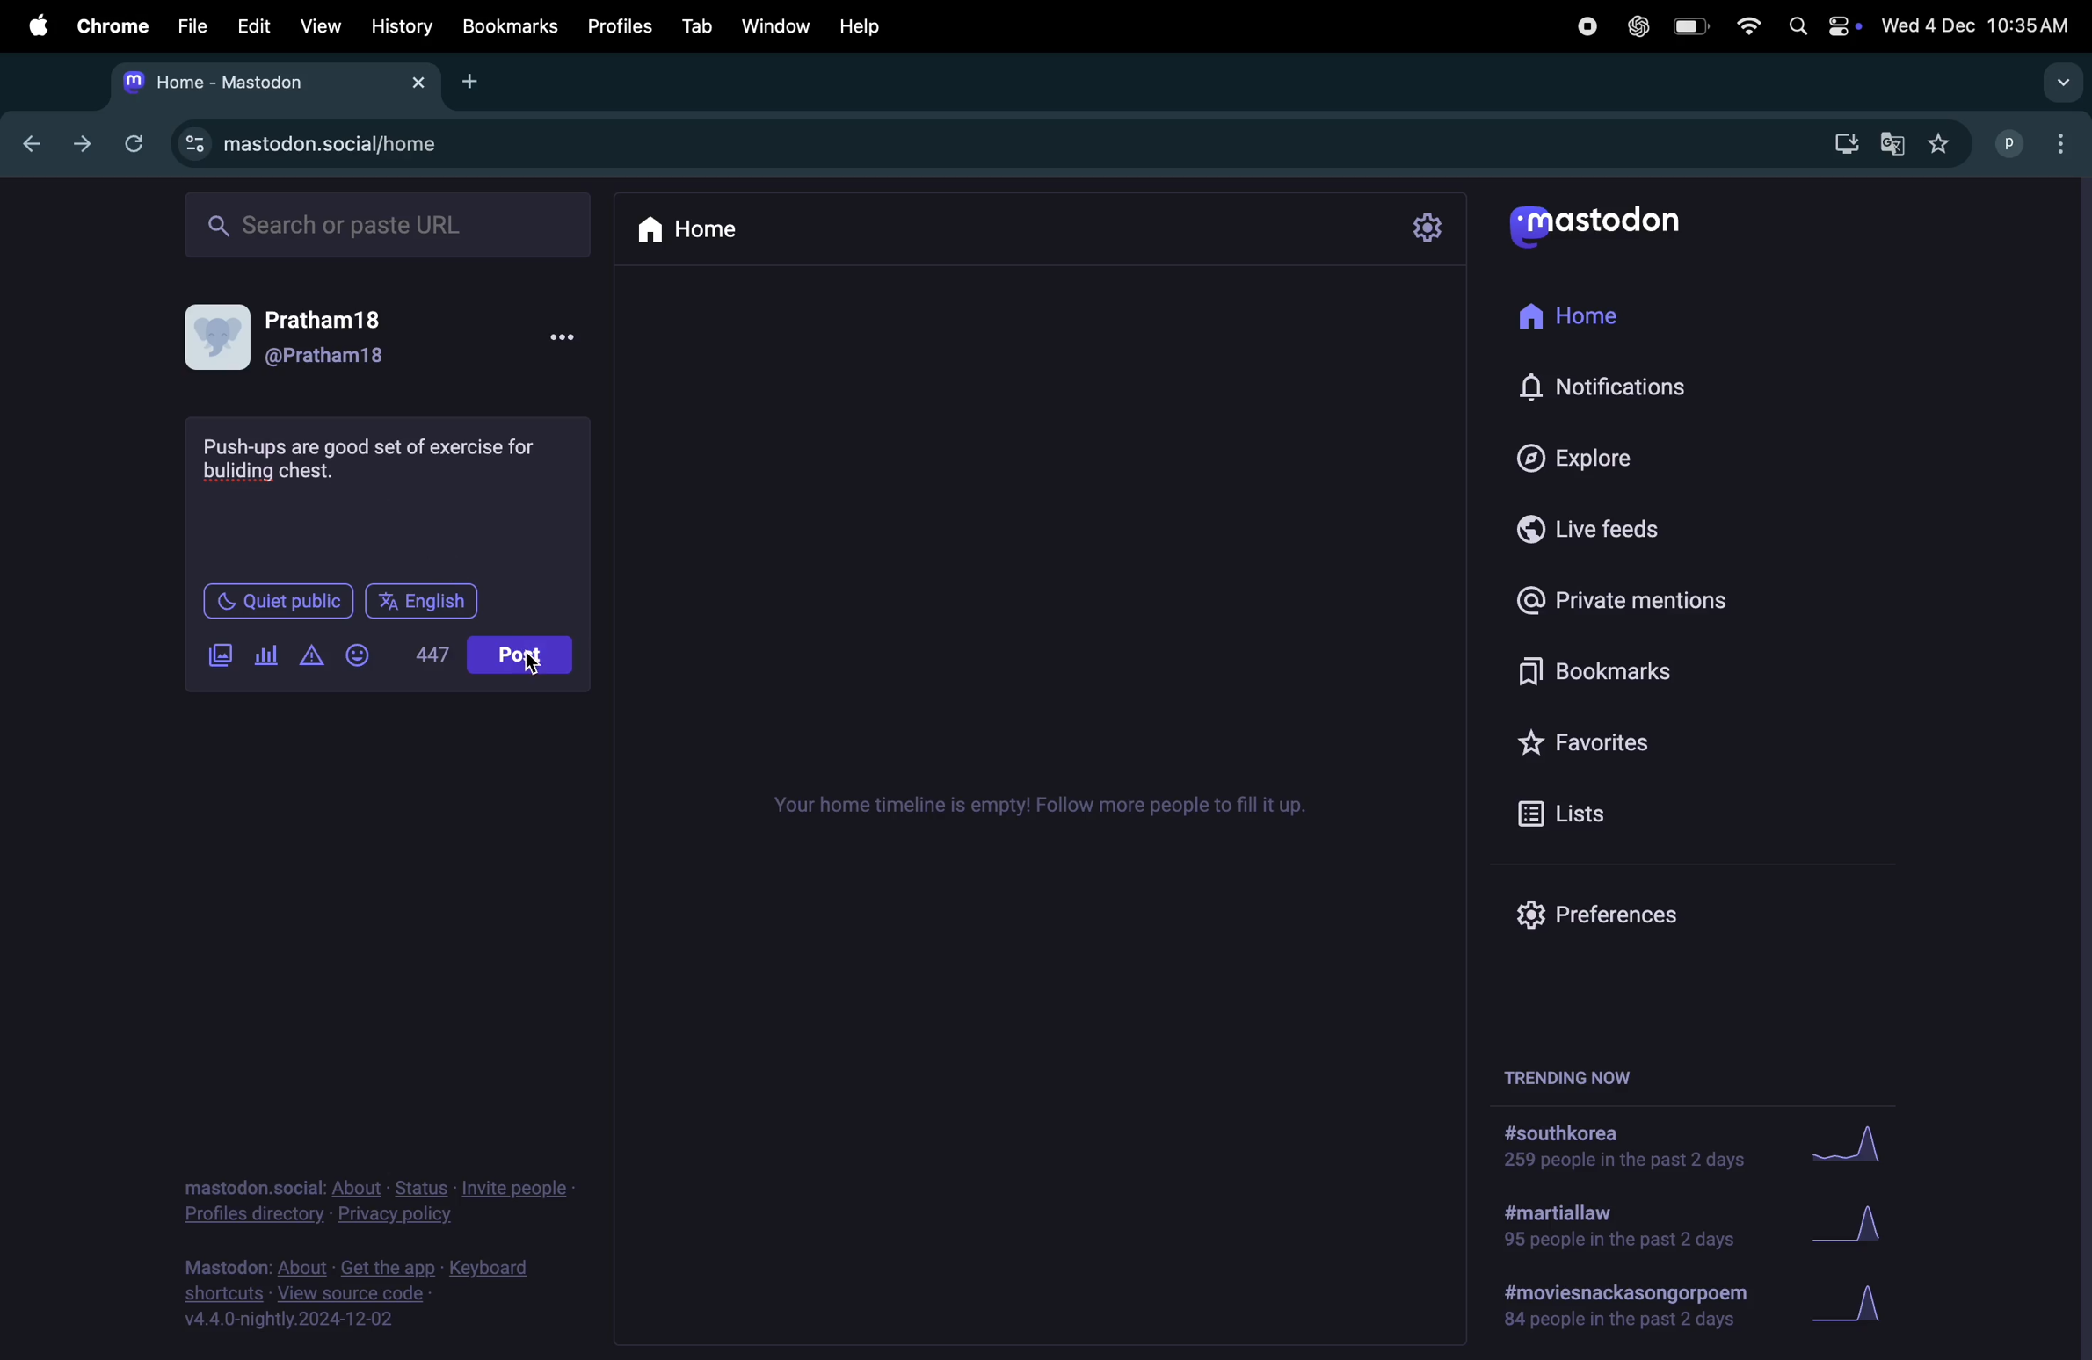 The image size is (2092, 1360). I want to click on wifi, so click(1746, 28).